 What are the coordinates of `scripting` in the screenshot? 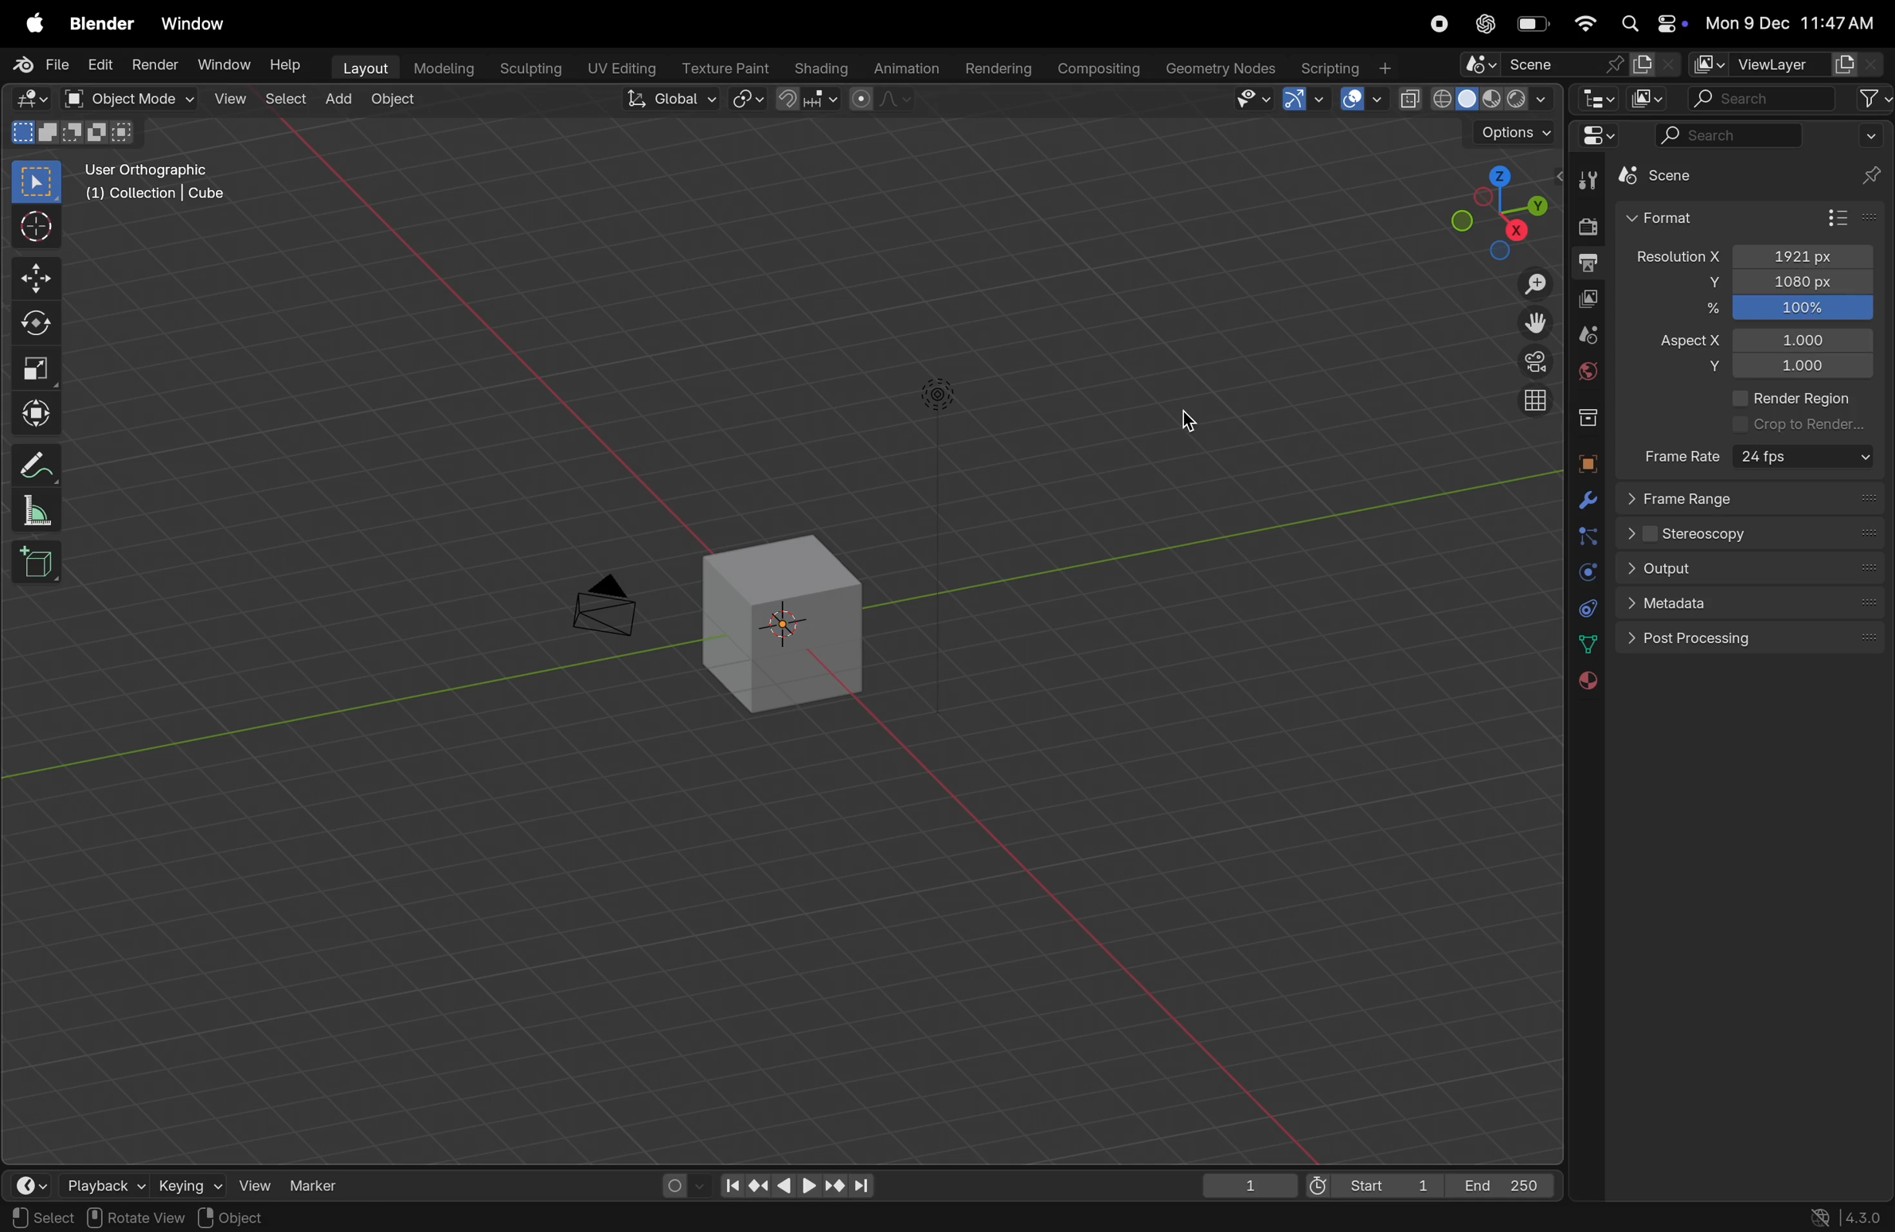 It's located at (1352, 66).